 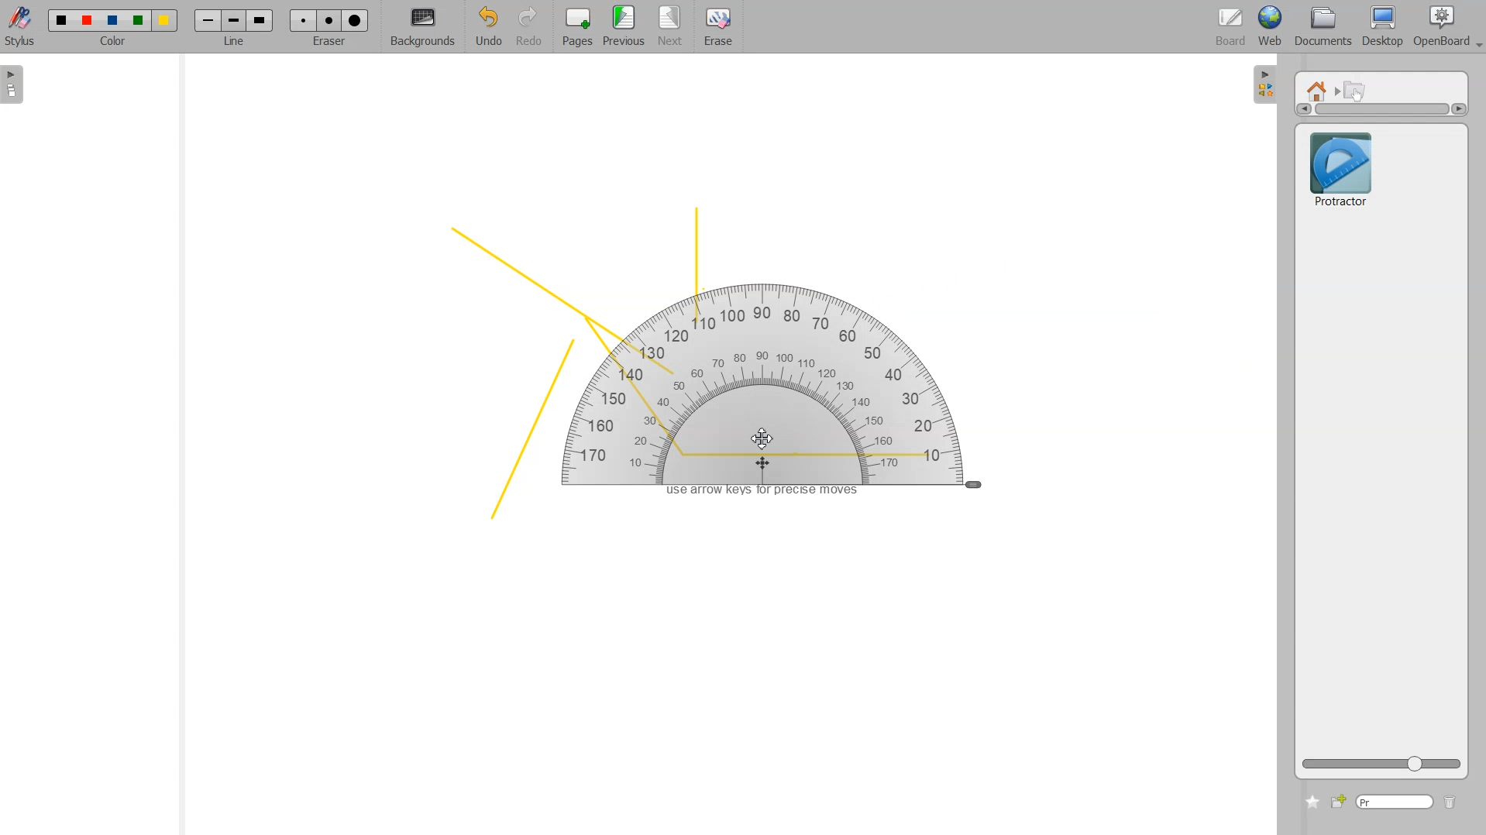 What do you see at coordinates (1271, 27) in the screenshot?
I see `Web` at bounding box center [1271, 27].